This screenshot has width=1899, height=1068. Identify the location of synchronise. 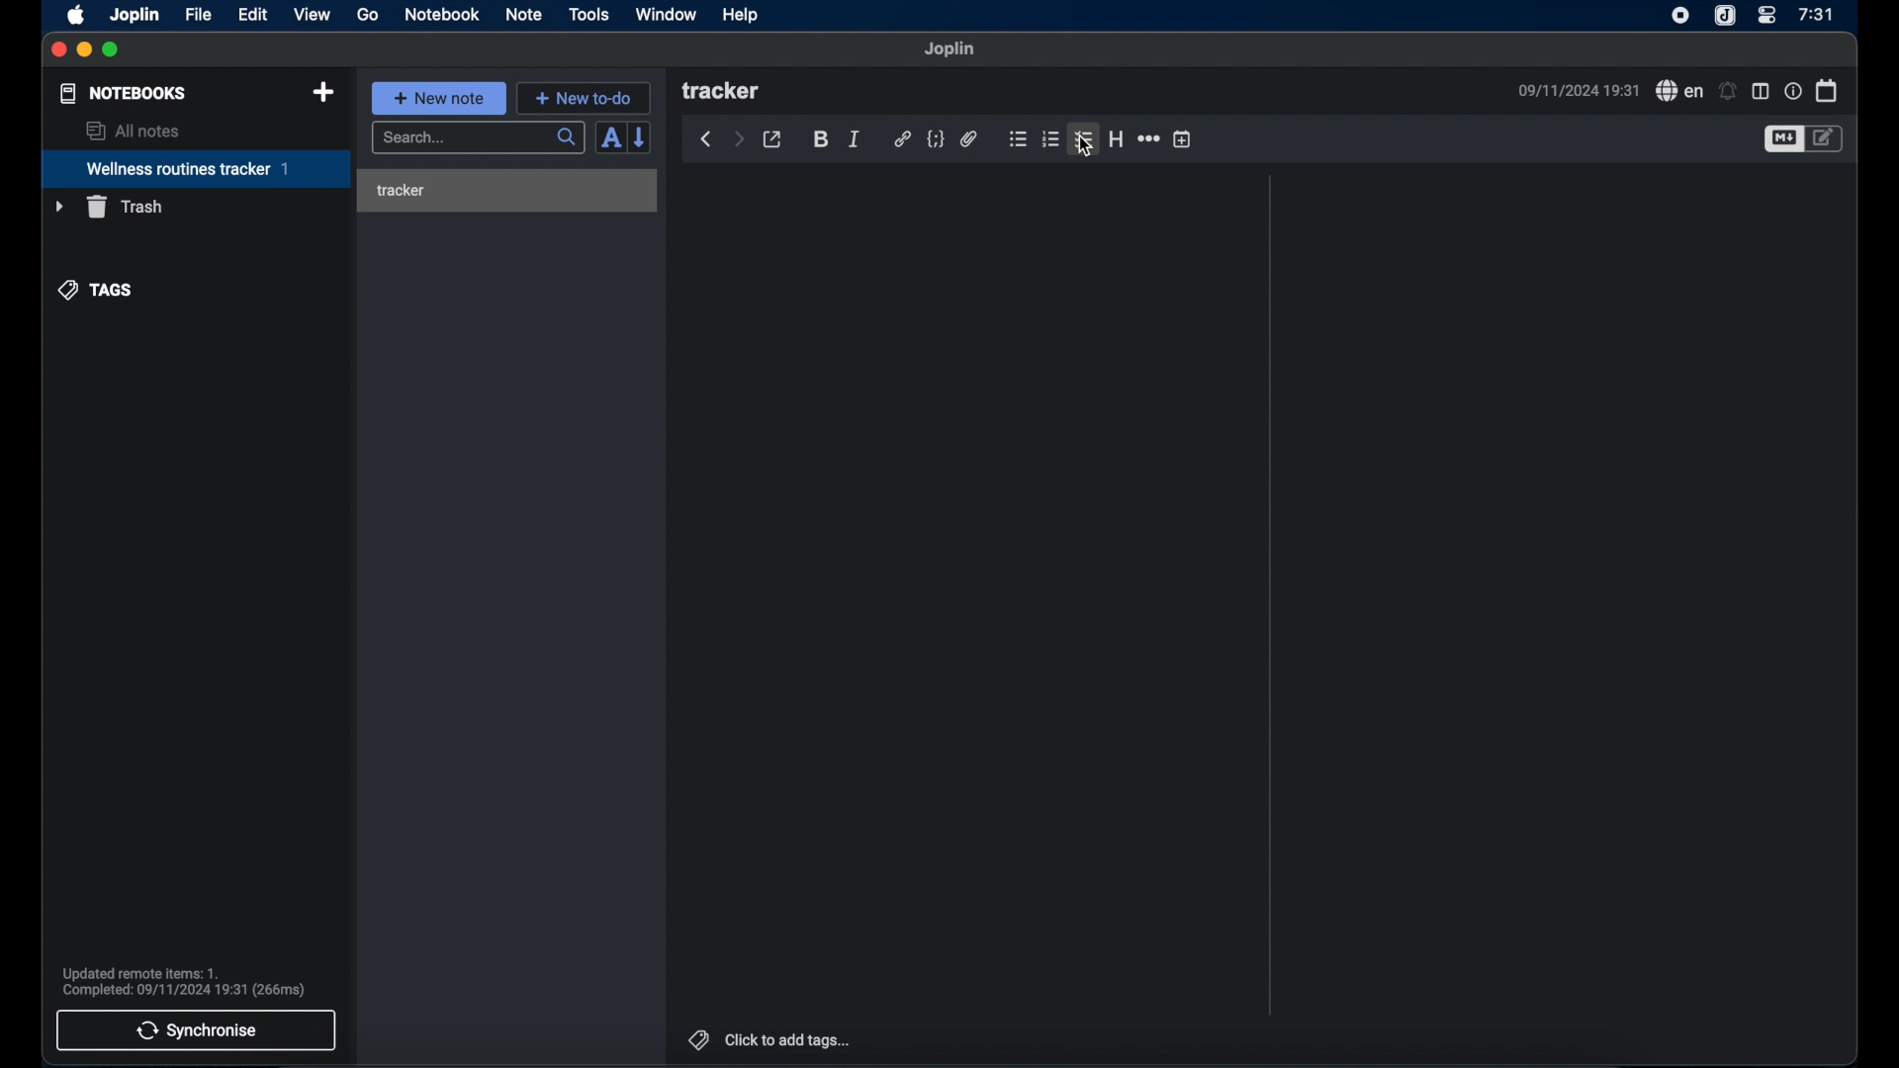
(197, 1030).